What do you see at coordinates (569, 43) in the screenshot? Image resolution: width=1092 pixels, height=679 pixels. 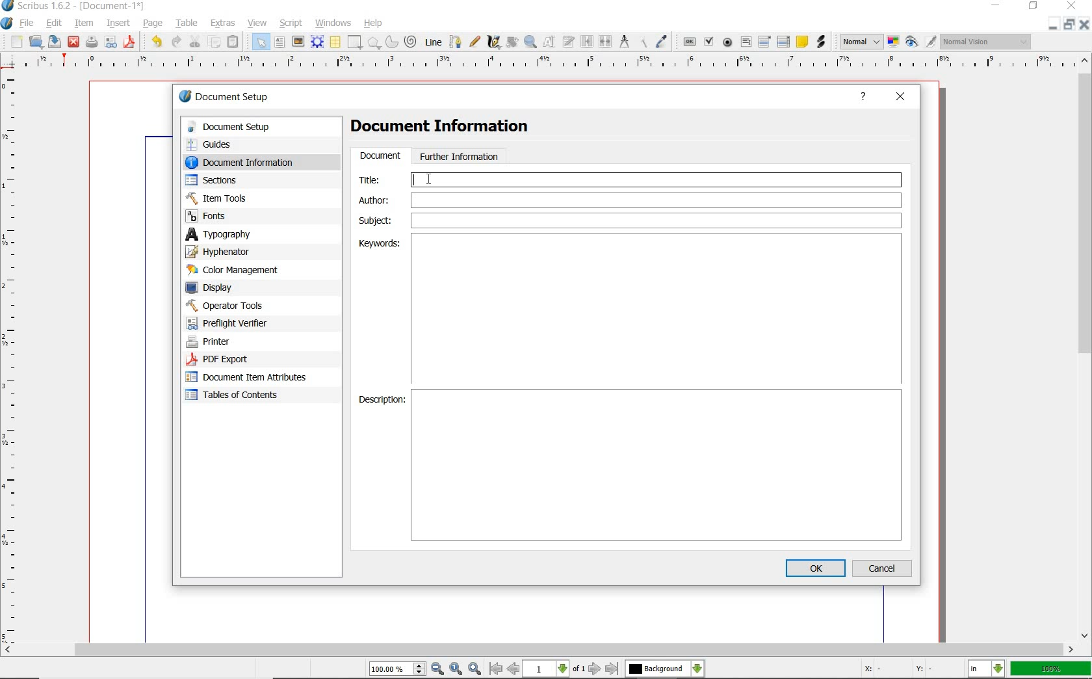 I see `edit text with story editor` at bounding box center [569, 43].